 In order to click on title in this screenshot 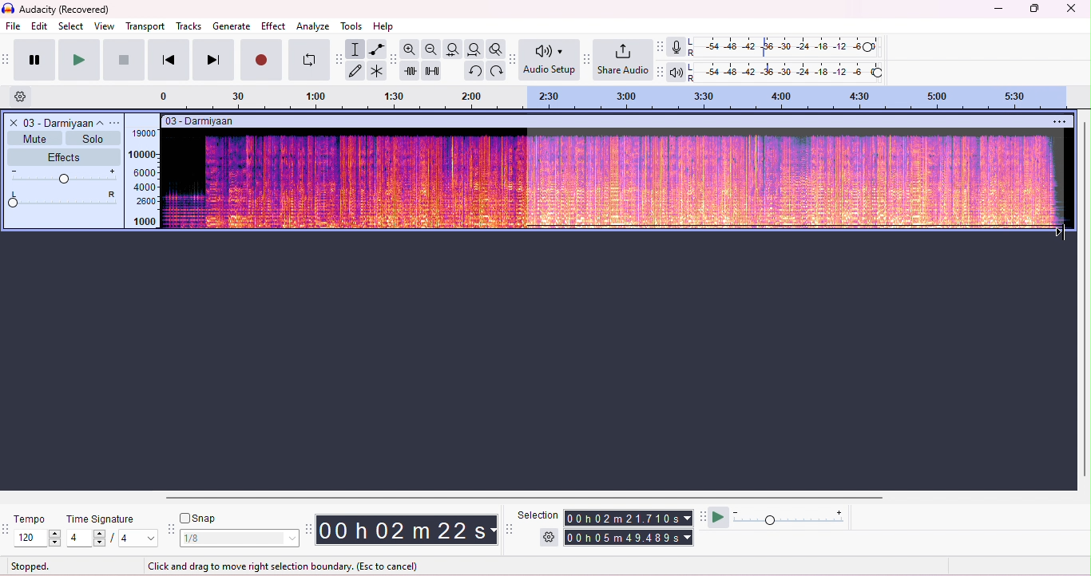, I will do `click(58, 10)`.